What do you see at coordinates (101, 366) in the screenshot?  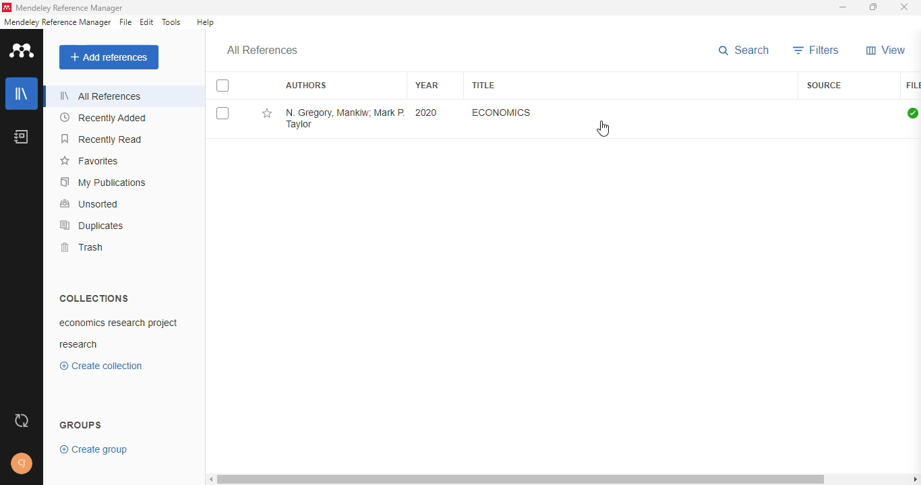 I see `create collection` at bounding box center [101, 366].